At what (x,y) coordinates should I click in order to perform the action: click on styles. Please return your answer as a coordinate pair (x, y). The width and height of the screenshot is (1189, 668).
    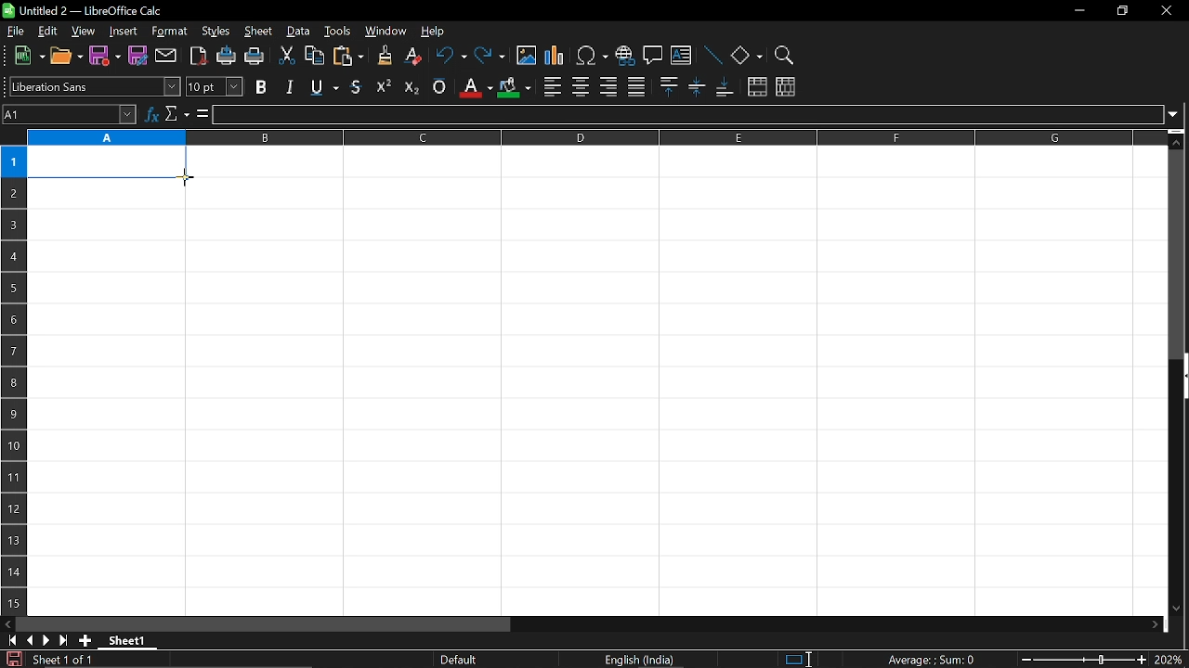
    Looking at the image, I should click on (216, 32).